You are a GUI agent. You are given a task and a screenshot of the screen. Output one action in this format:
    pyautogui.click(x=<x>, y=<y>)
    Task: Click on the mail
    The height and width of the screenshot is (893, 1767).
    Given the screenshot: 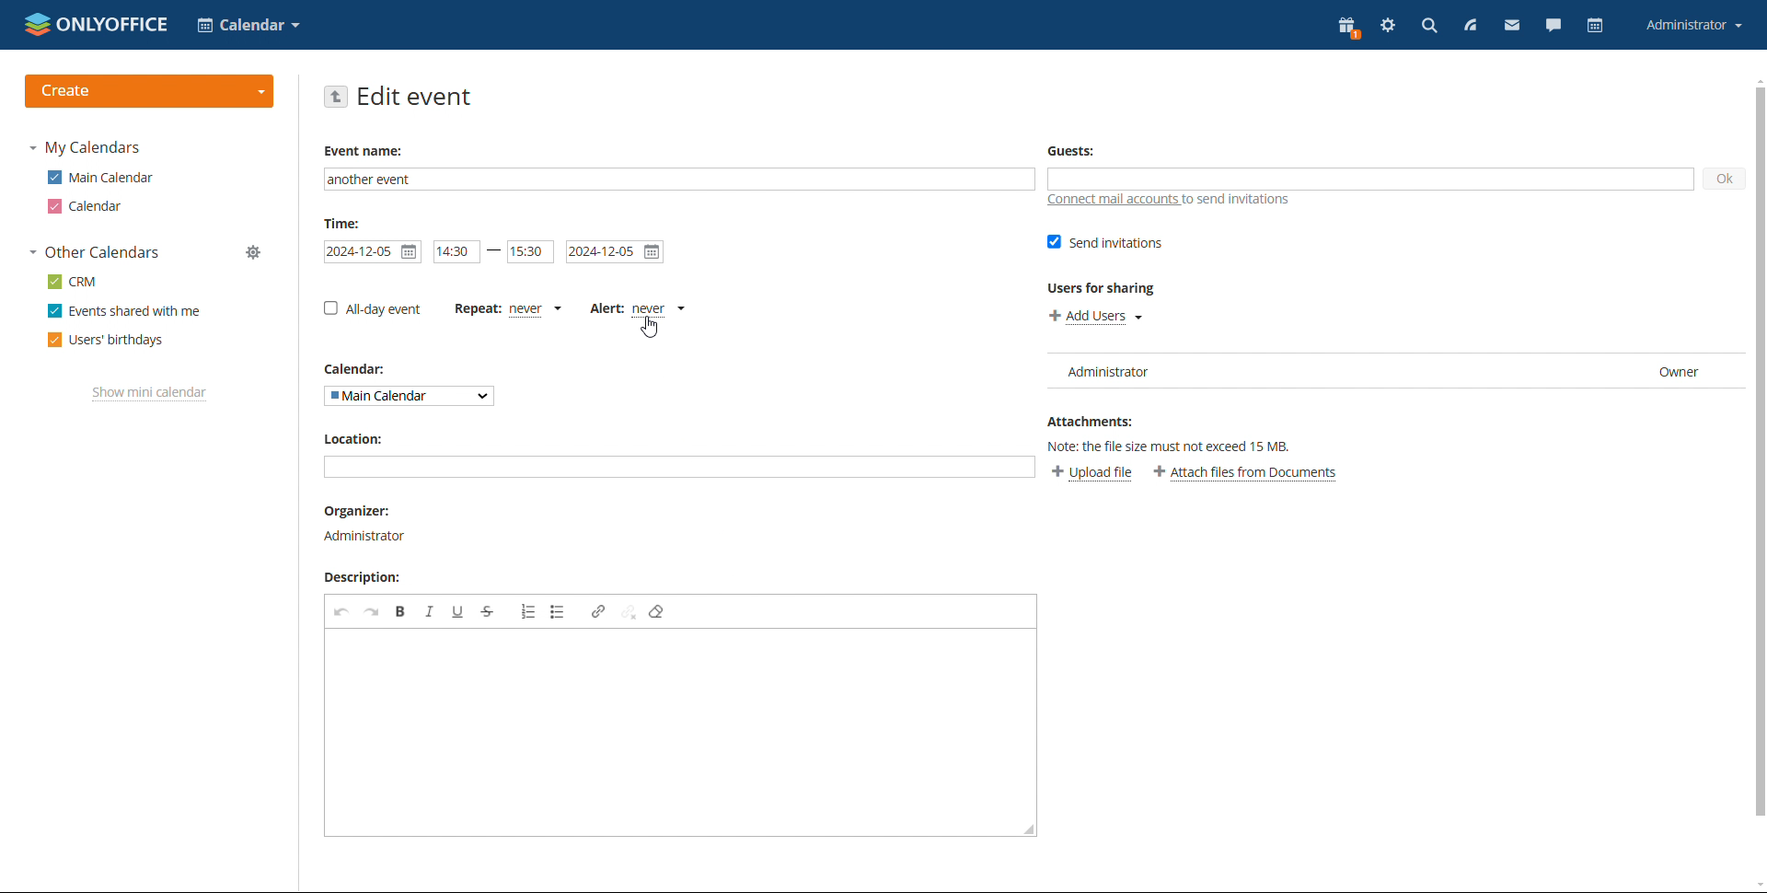 What is the action you would take?
    pyautogui.click(x=1513, y=28)
    